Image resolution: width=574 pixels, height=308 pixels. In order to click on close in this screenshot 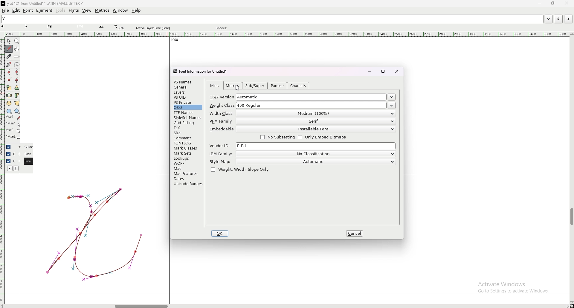, I will do `click(566, 3)`.